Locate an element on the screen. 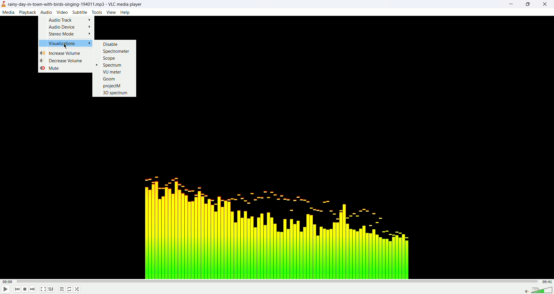 This screenshot has width=554, height=294. visualization is located at coordinates (65, 43).